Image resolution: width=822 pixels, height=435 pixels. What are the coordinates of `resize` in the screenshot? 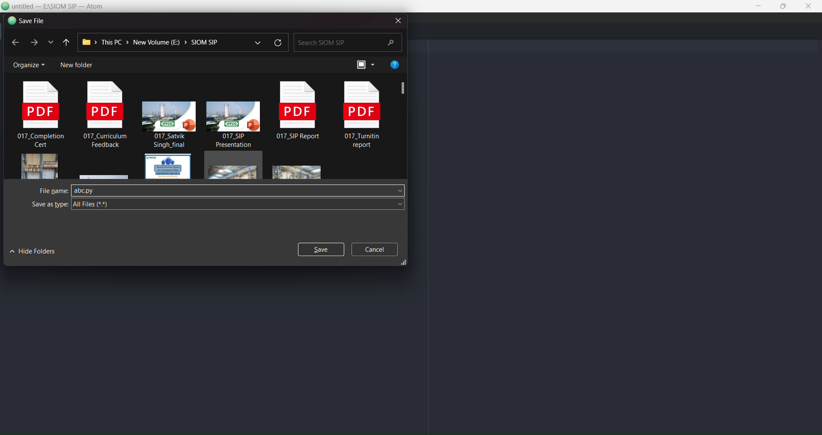 It's located at (405, 264).